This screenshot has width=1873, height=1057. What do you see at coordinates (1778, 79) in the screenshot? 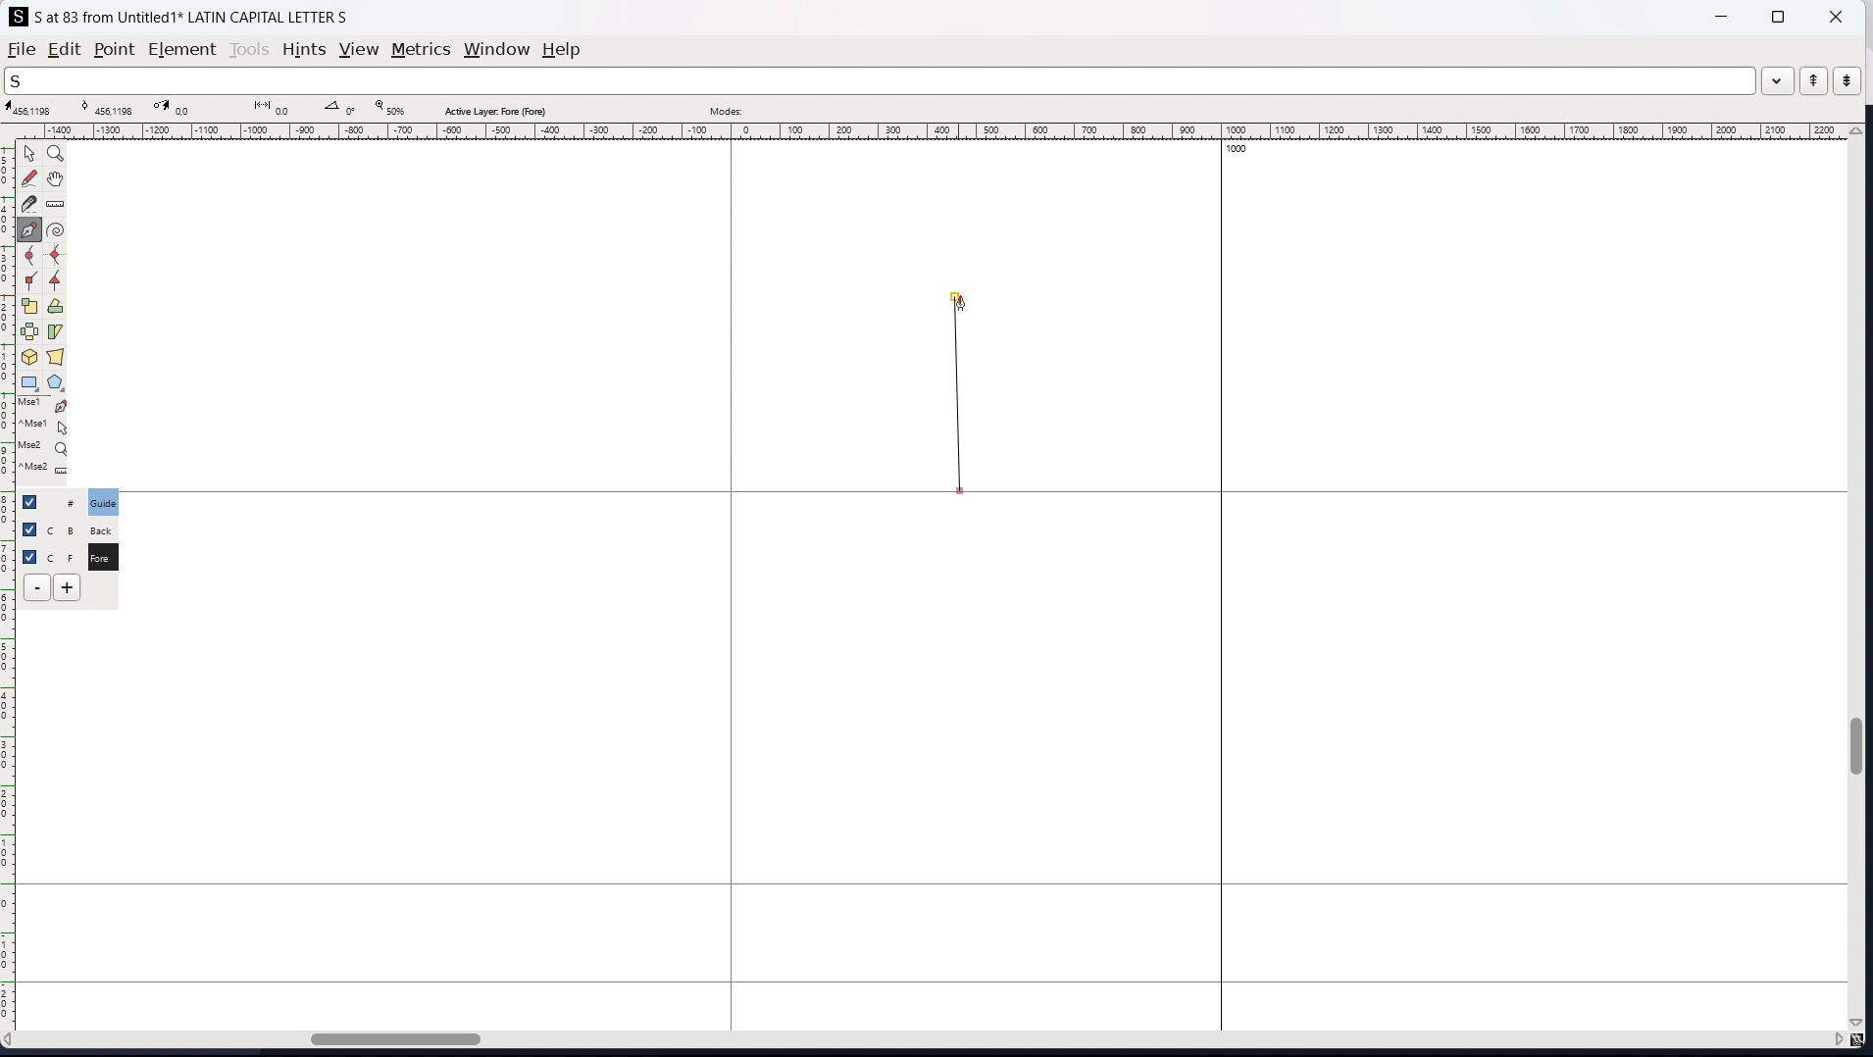
I see `dropdown` at bounding box center [1778, 79].